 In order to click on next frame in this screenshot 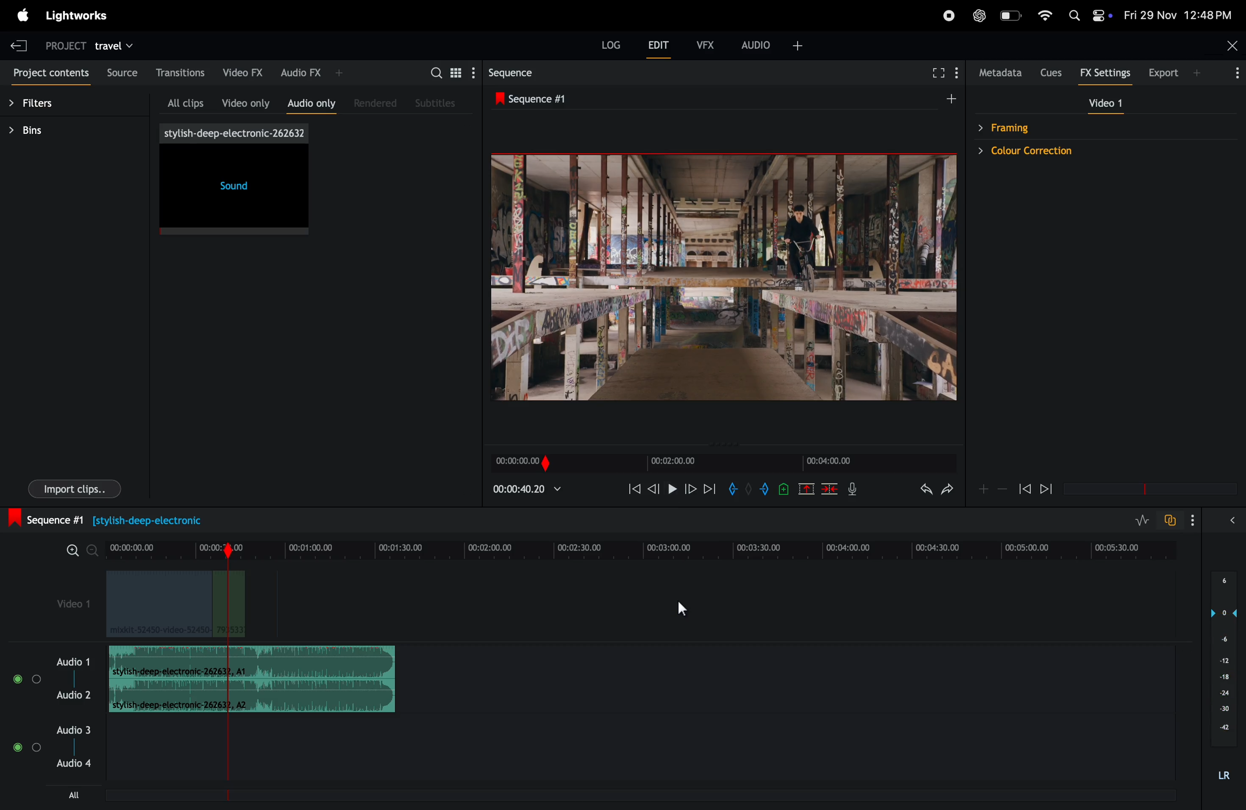, I will do `click(693, 488)`.